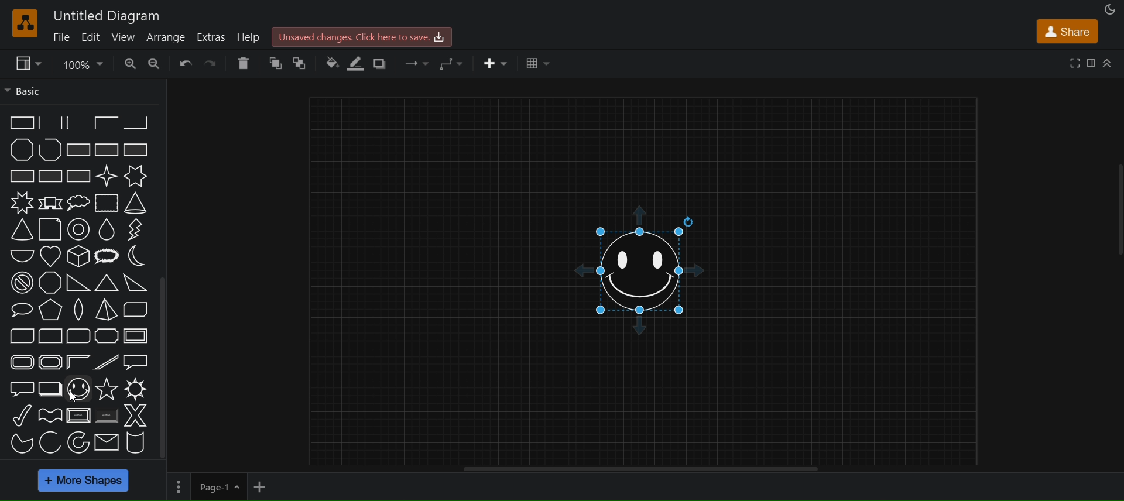  I want to click on smiley , so click(78, 389).